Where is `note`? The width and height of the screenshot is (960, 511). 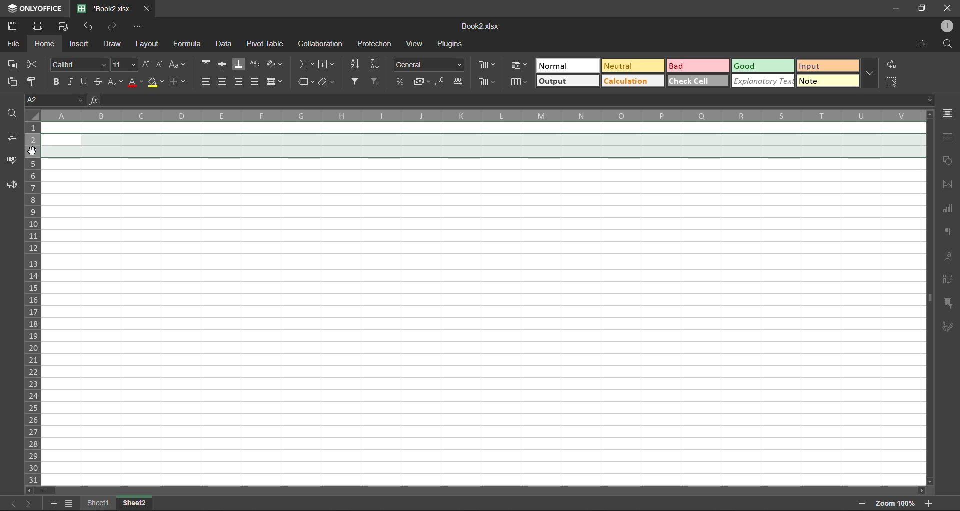 note is located at coordinates (827, 80).